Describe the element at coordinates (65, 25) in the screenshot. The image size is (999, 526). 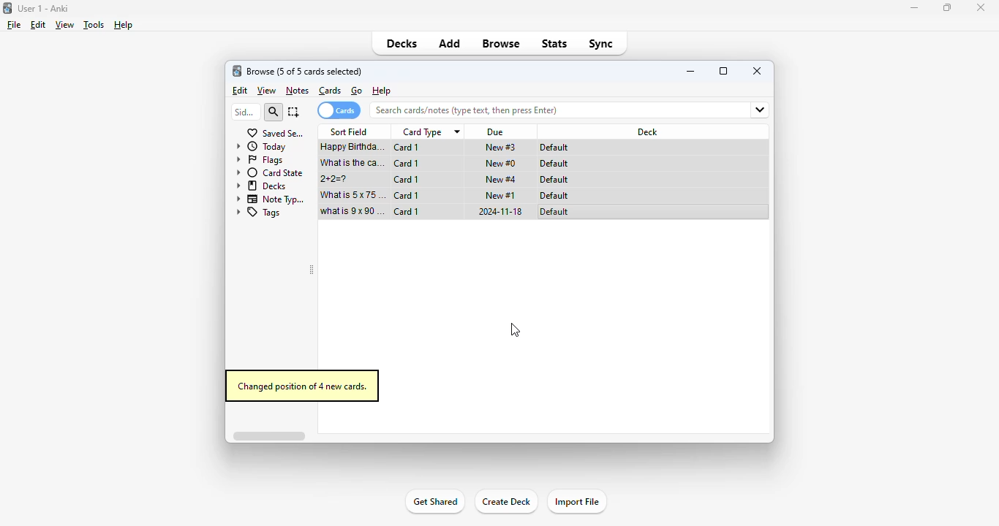
I see `view` at that location.